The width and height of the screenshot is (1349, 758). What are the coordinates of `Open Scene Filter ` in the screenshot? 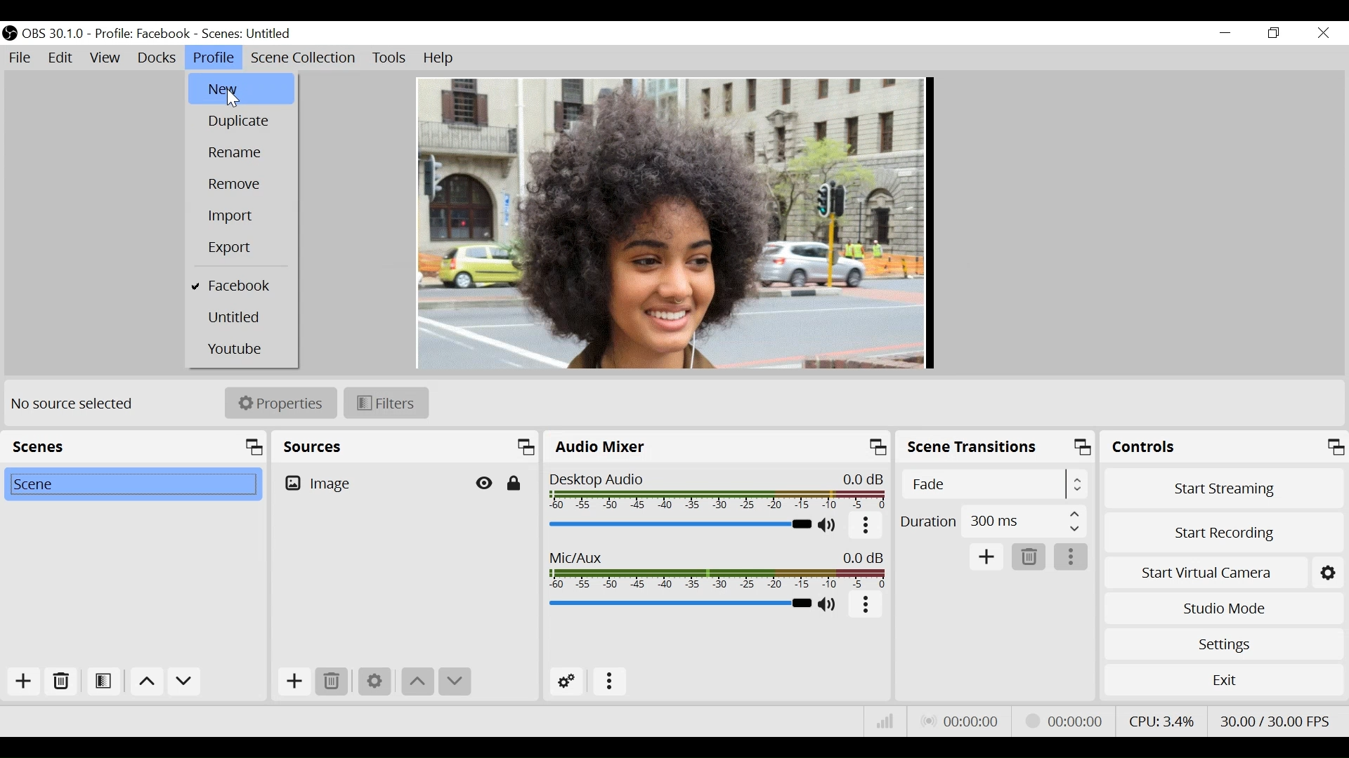 It's located at (100, 684).